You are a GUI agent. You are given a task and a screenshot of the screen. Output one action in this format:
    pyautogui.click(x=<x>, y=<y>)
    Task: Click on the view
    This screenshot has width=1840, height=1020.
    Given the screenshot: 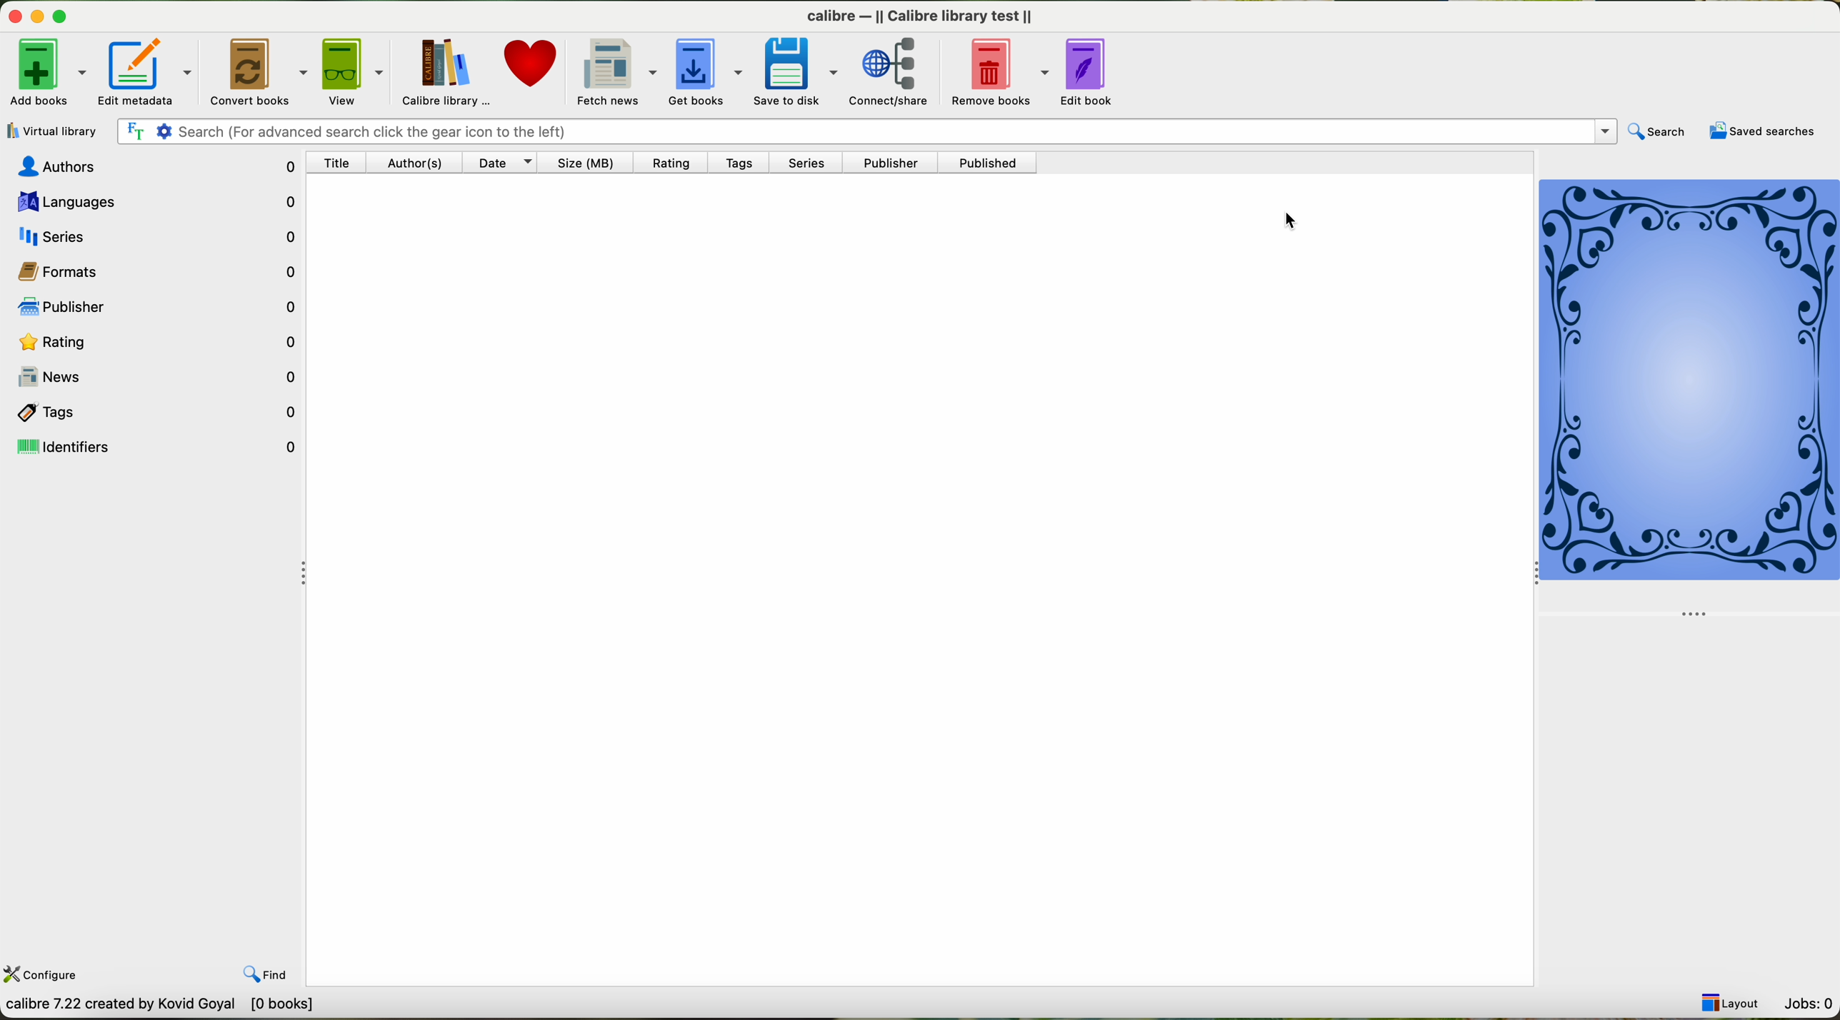 What is the action you would take?
    pyautogui.click(x=353, y=72)
    